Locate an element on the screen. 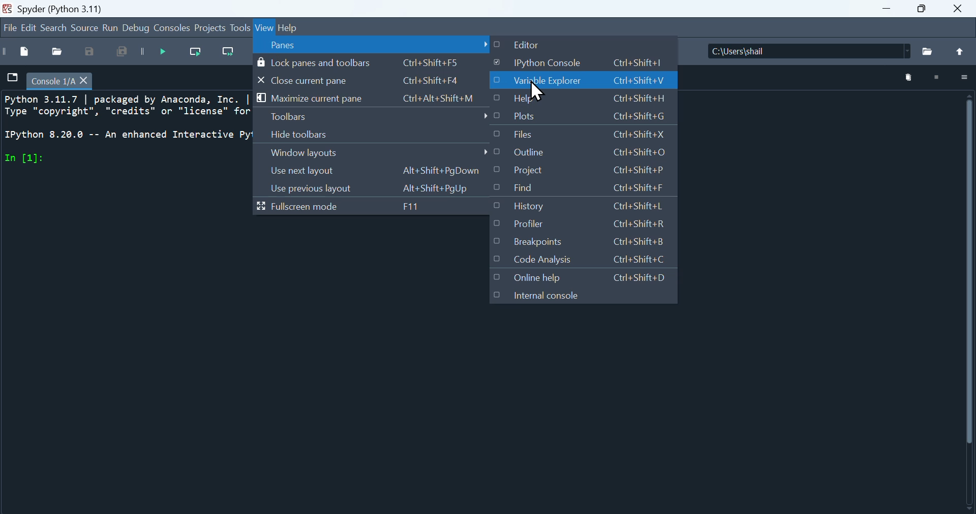 This screenshot has width=976, height=514. Vertical scroll bar is located at coordinates (964, 304).